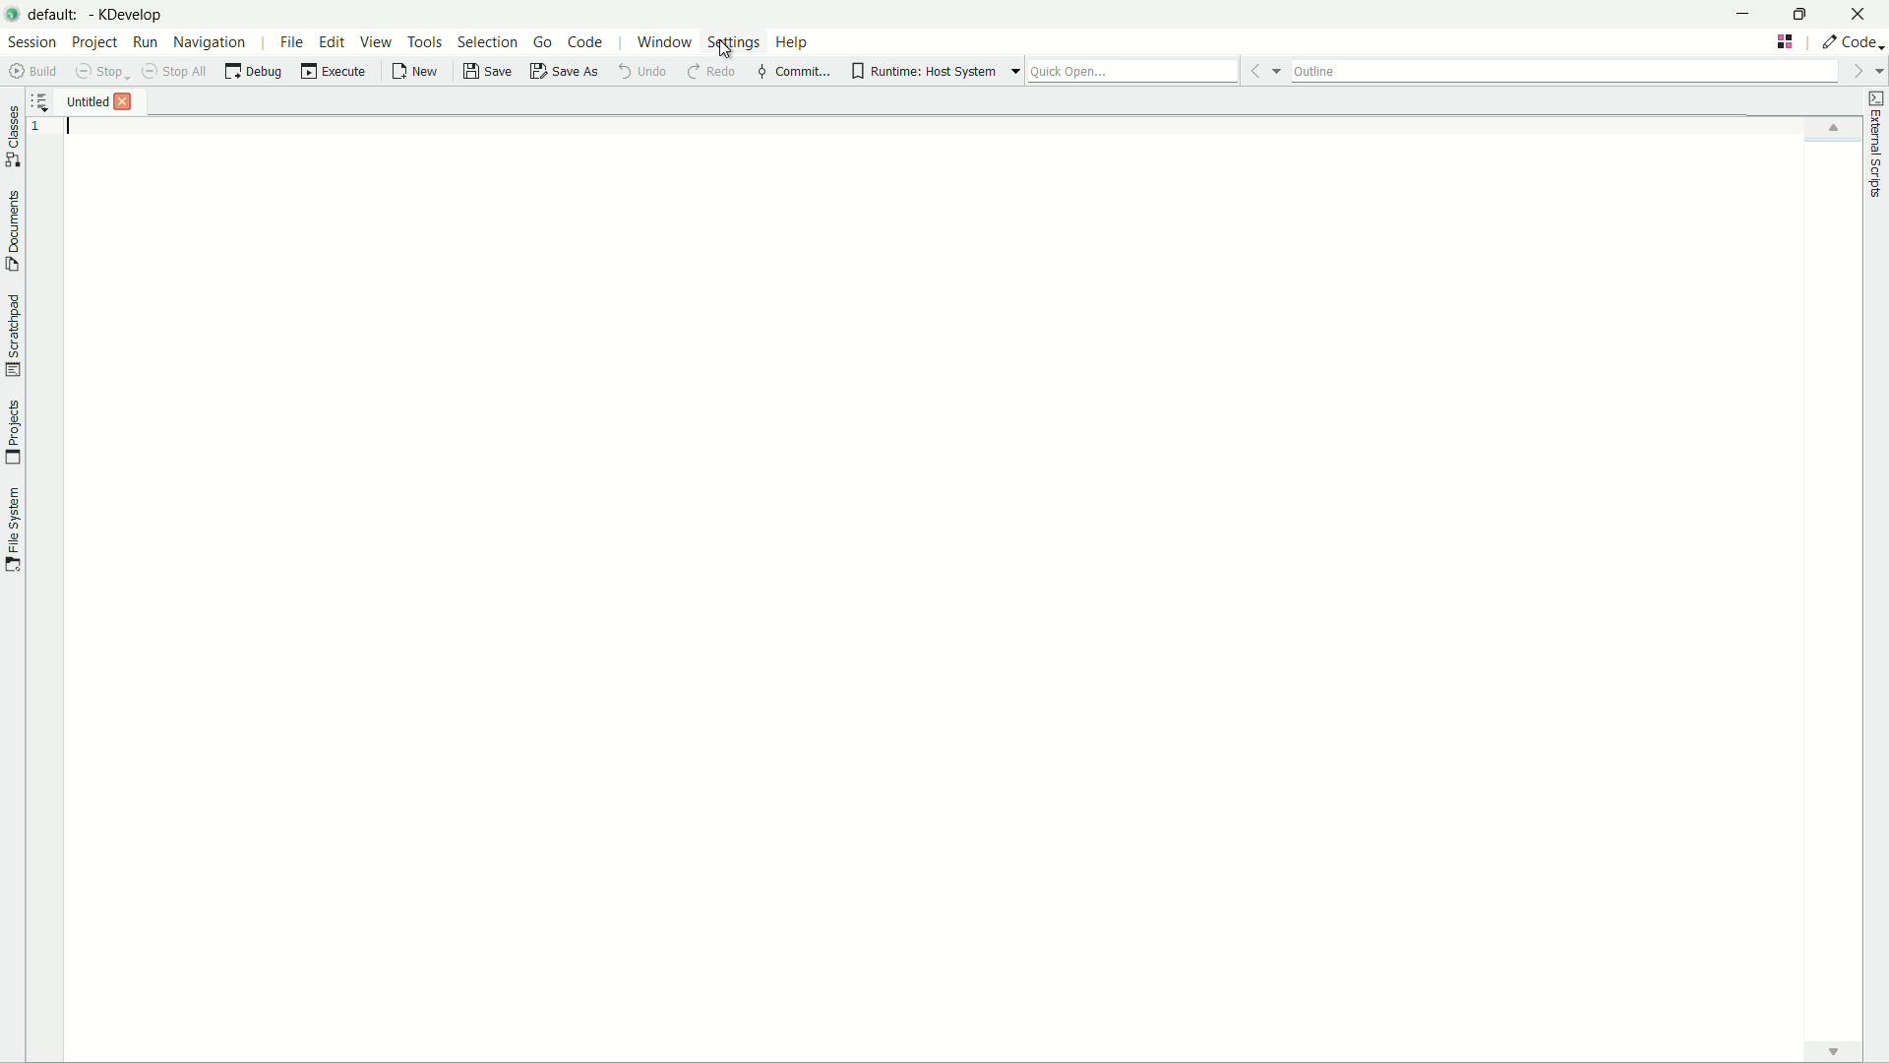 The image size is (1889, 1063). What do you see at coordinates (565, 72) in the screenshot?
I see `save as` at bounding box center [565, 72].